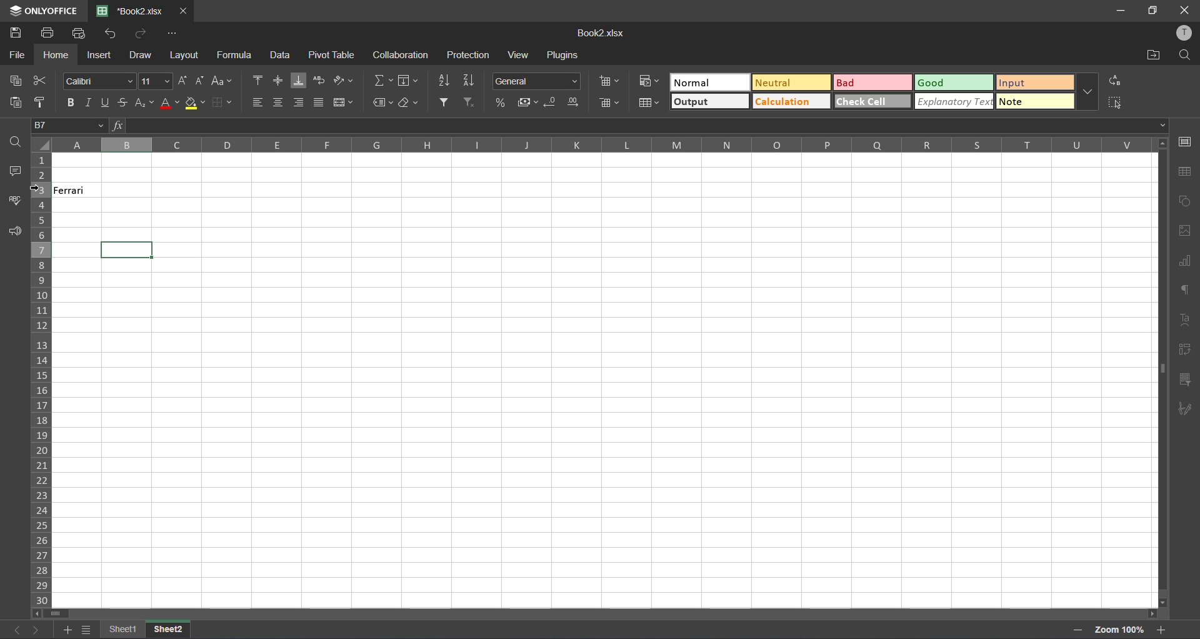  What do you see at coordinates (1121, 630) in the screenshot?
I see `zoom factor` at bounding box center [1121, 630].